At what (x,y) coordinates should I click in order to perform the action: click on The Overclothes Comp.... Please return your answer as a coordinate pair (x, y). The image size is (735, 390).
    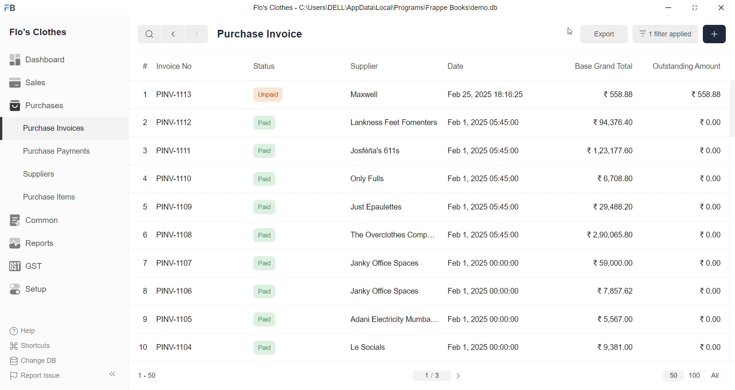
    Looking at the image, I should click on (391, 234).